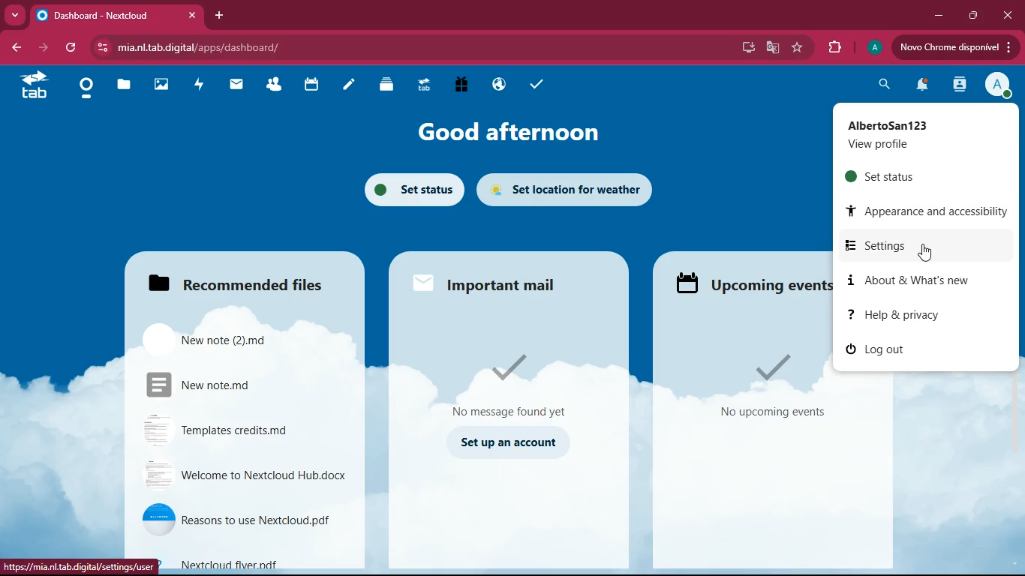  Describe the element at coordinates (746, 47) in the screenshot. I see `desktop` at that location.